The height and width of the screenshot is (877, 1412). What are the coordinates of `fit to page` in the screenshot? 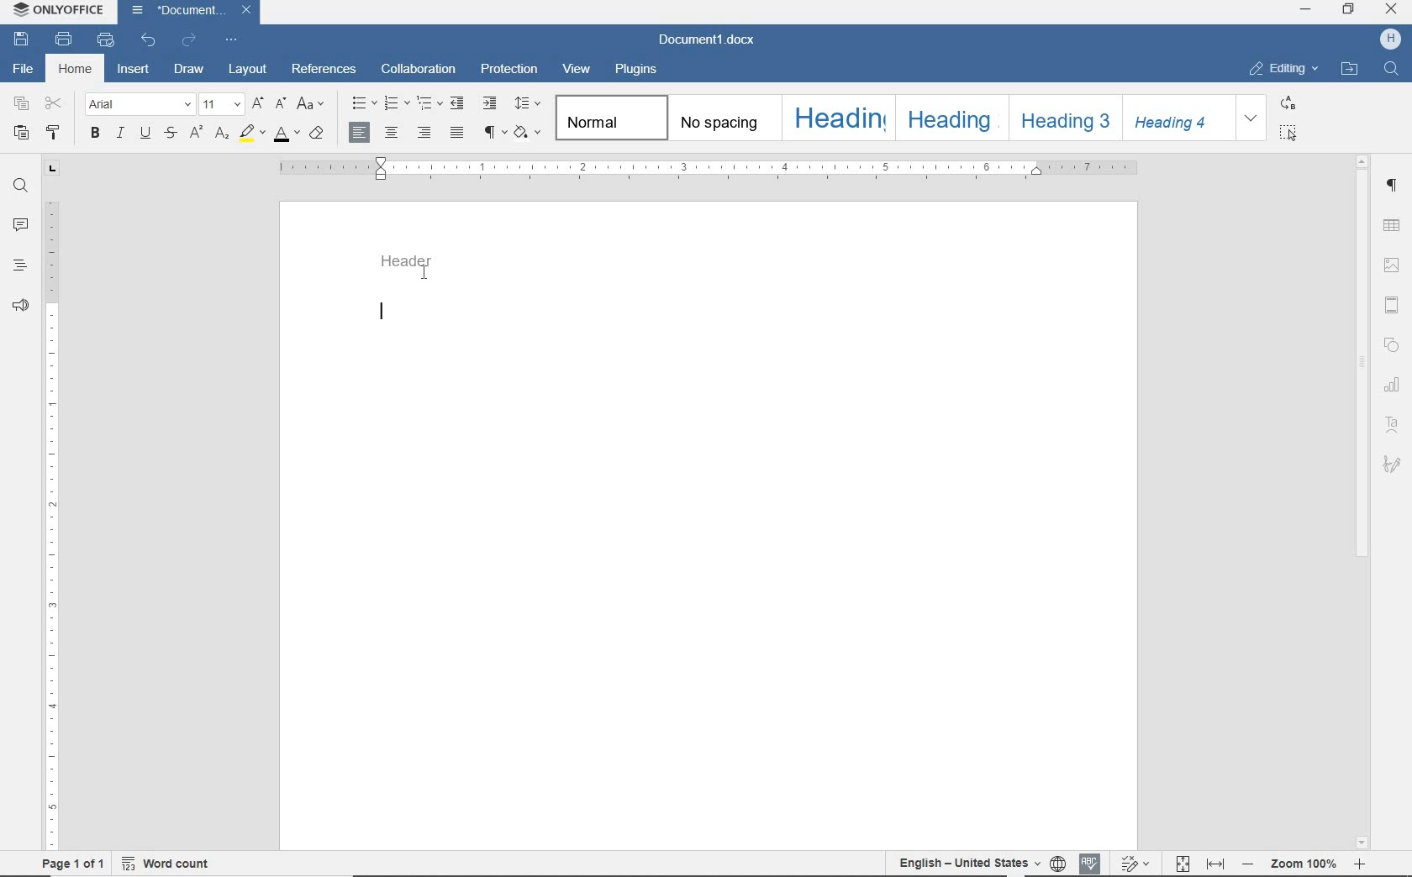 It's located at (1182, 864).